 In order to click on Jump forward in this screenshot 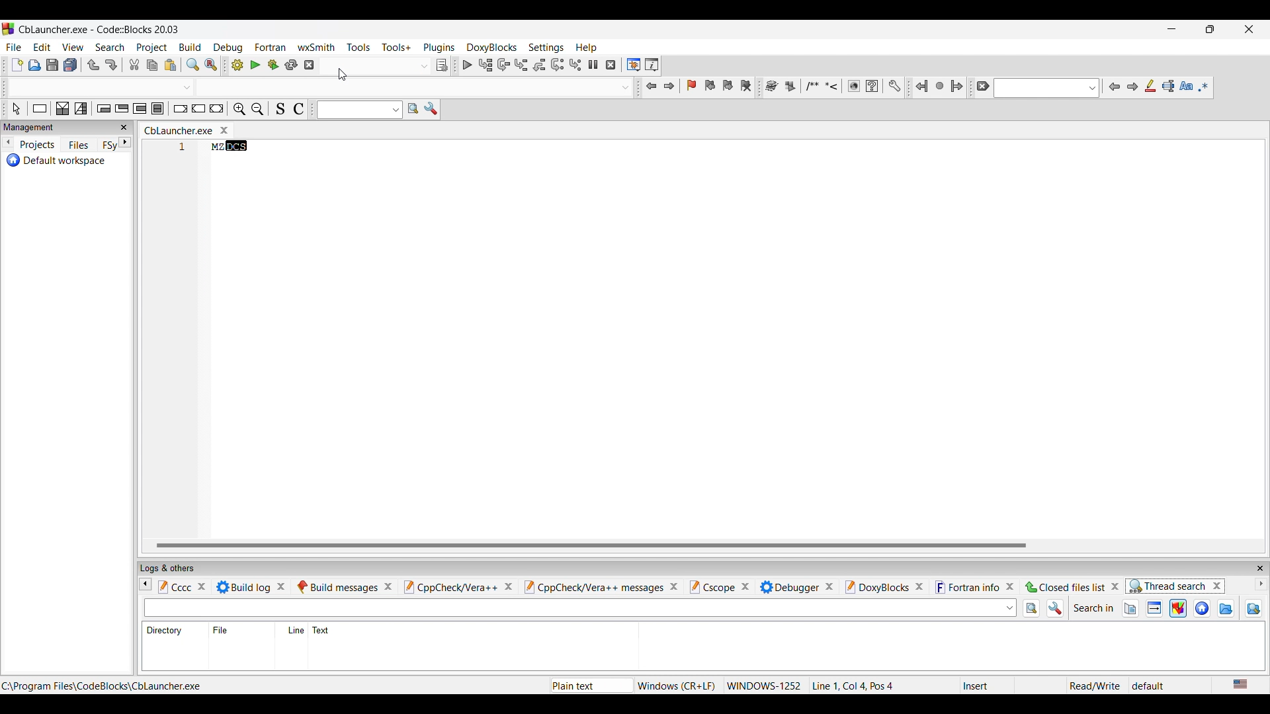, I will do `click(957, 86)`.